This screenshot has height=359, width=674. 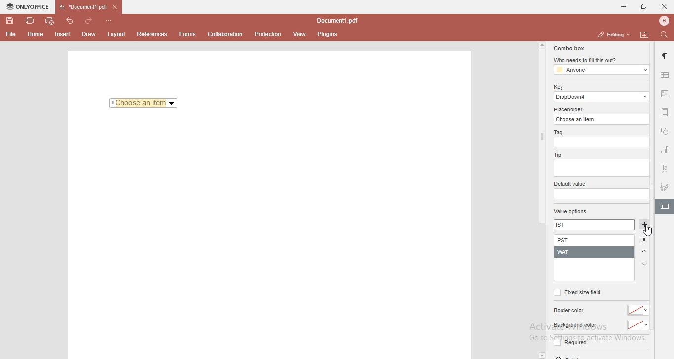 I want to click on margin, so click(x=665, y=111).